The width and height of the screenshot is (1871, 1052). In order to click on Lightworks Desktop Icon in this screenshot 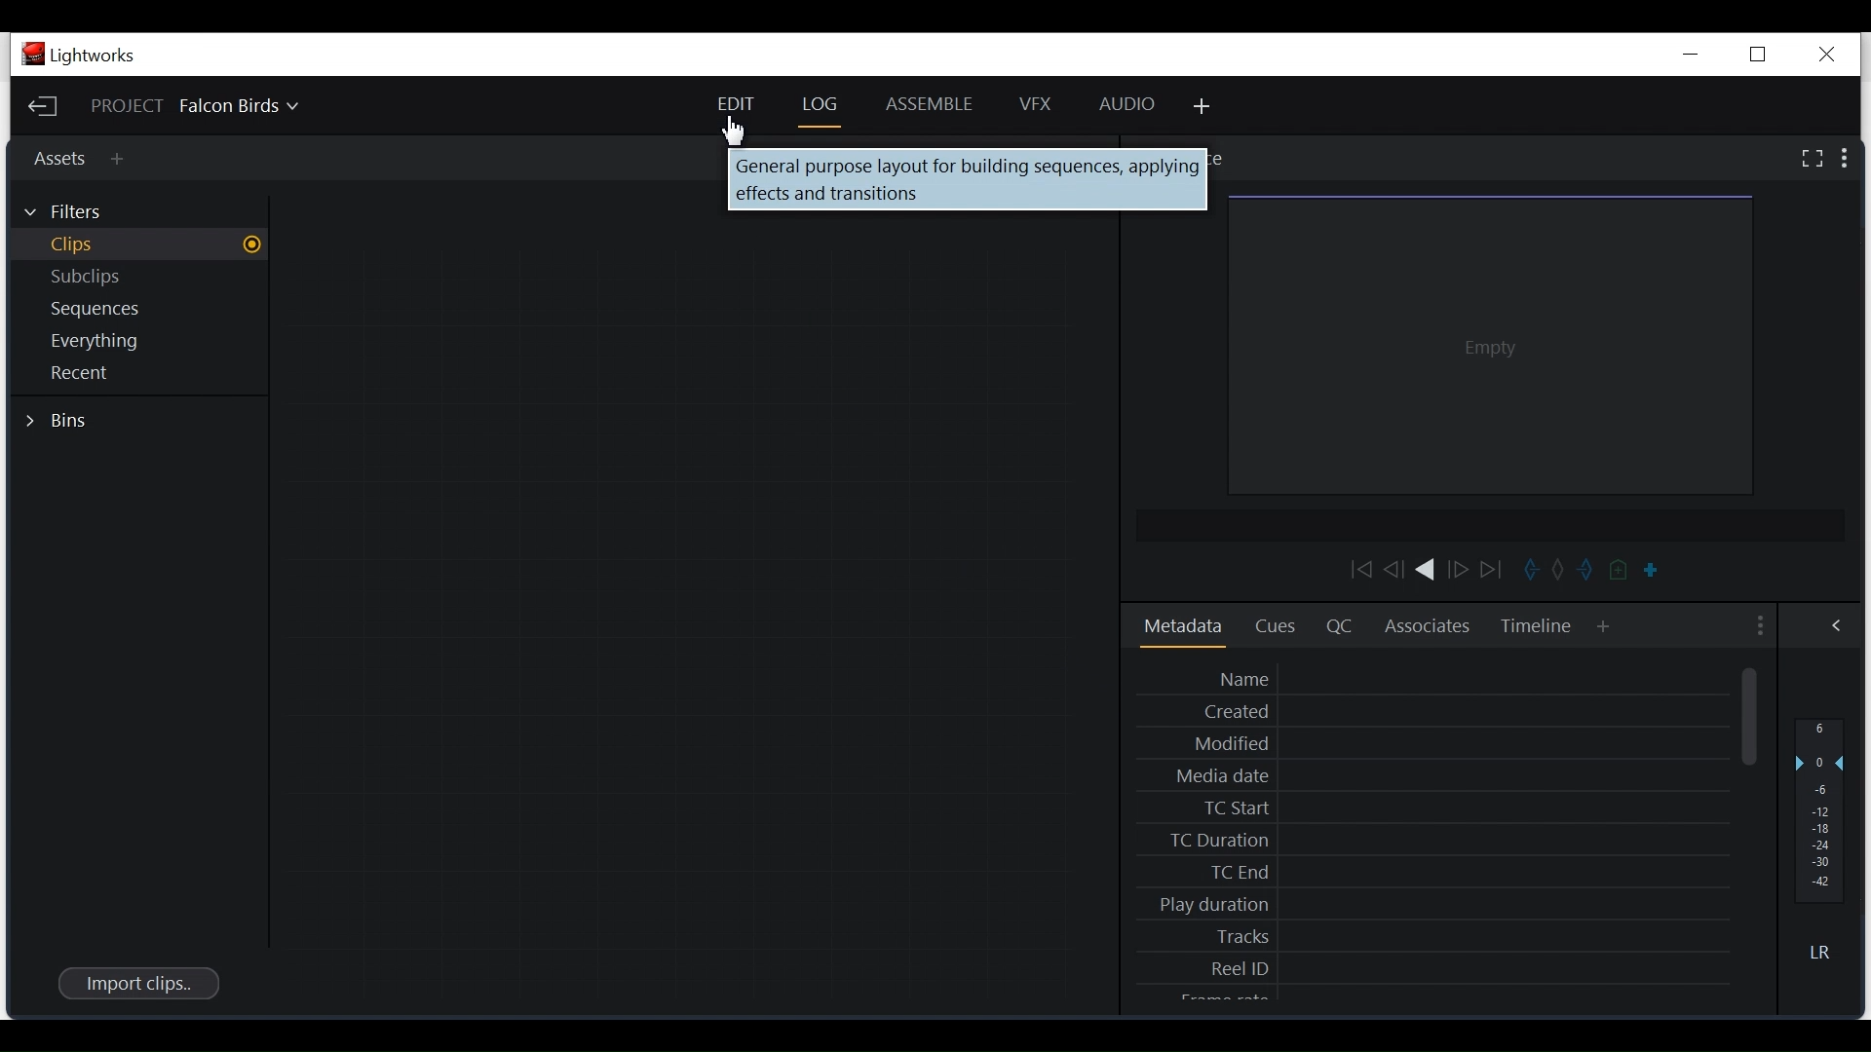, I will do `click(80, 55)`.